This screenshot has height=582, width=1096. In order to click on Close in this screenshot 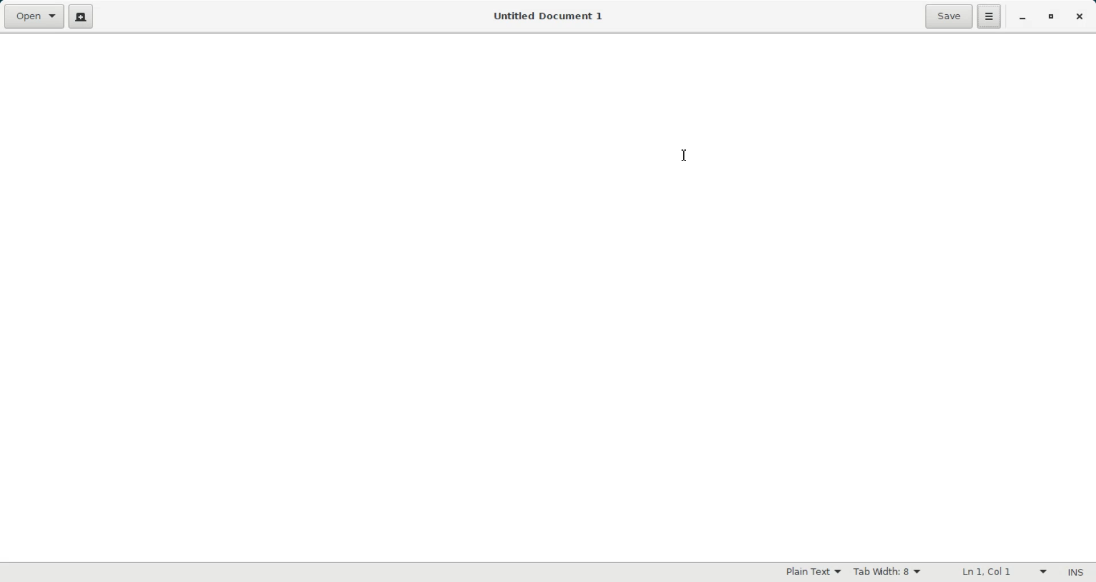, I will do `click(1078, 17)`.